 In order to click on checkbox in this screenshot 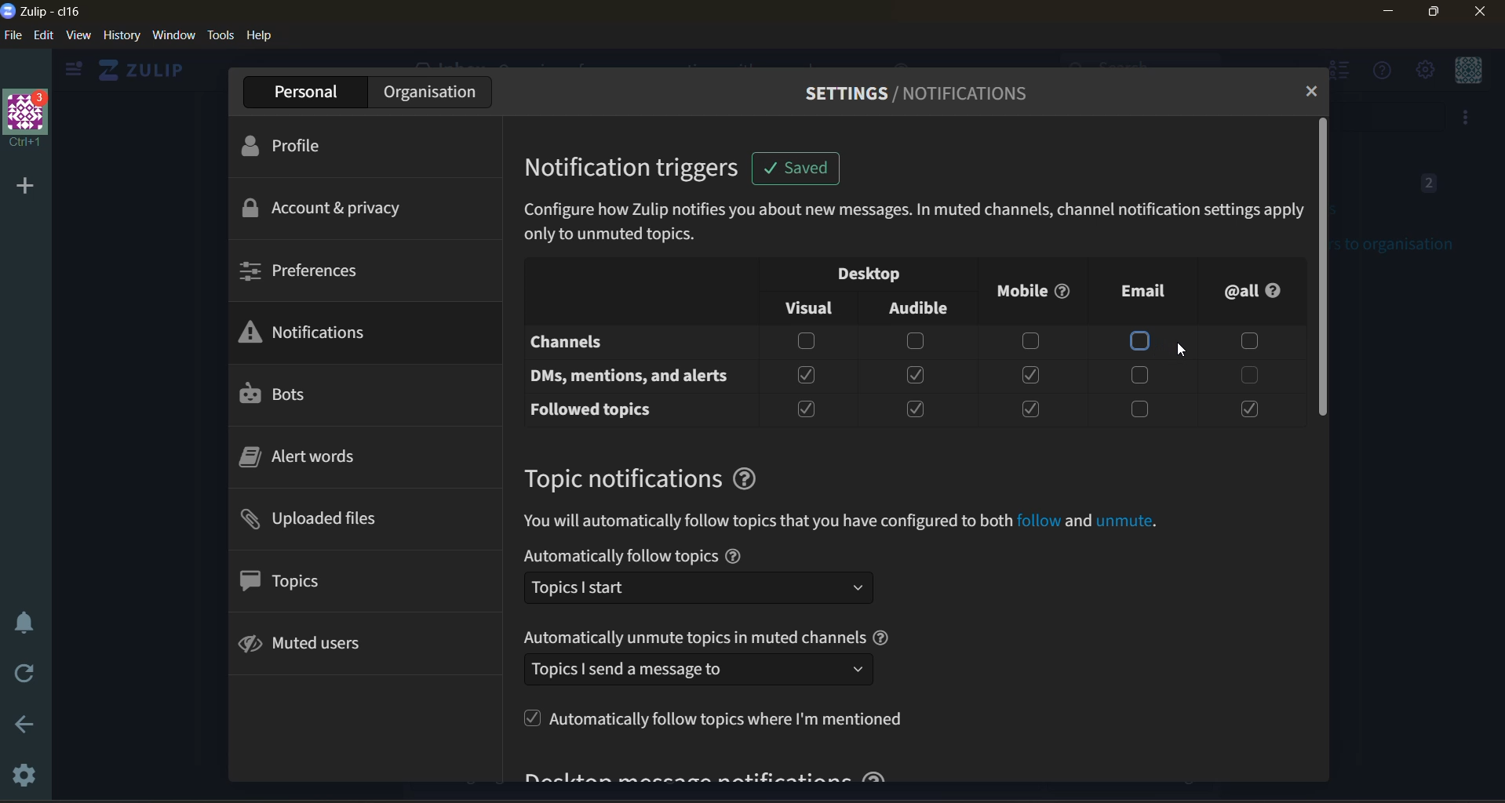, I will do `click(1247, 410)`.